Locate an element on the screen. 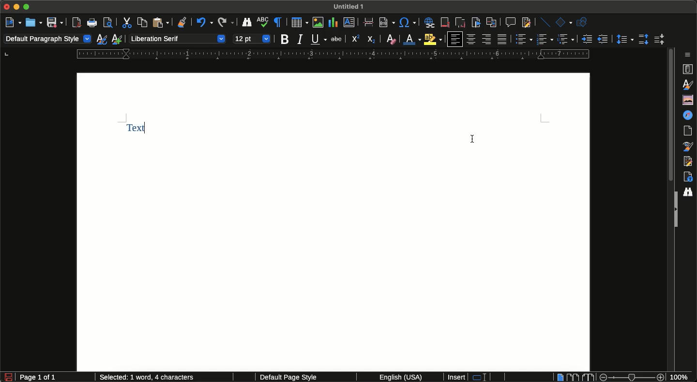  Bold is located at coordinates (285, 40).